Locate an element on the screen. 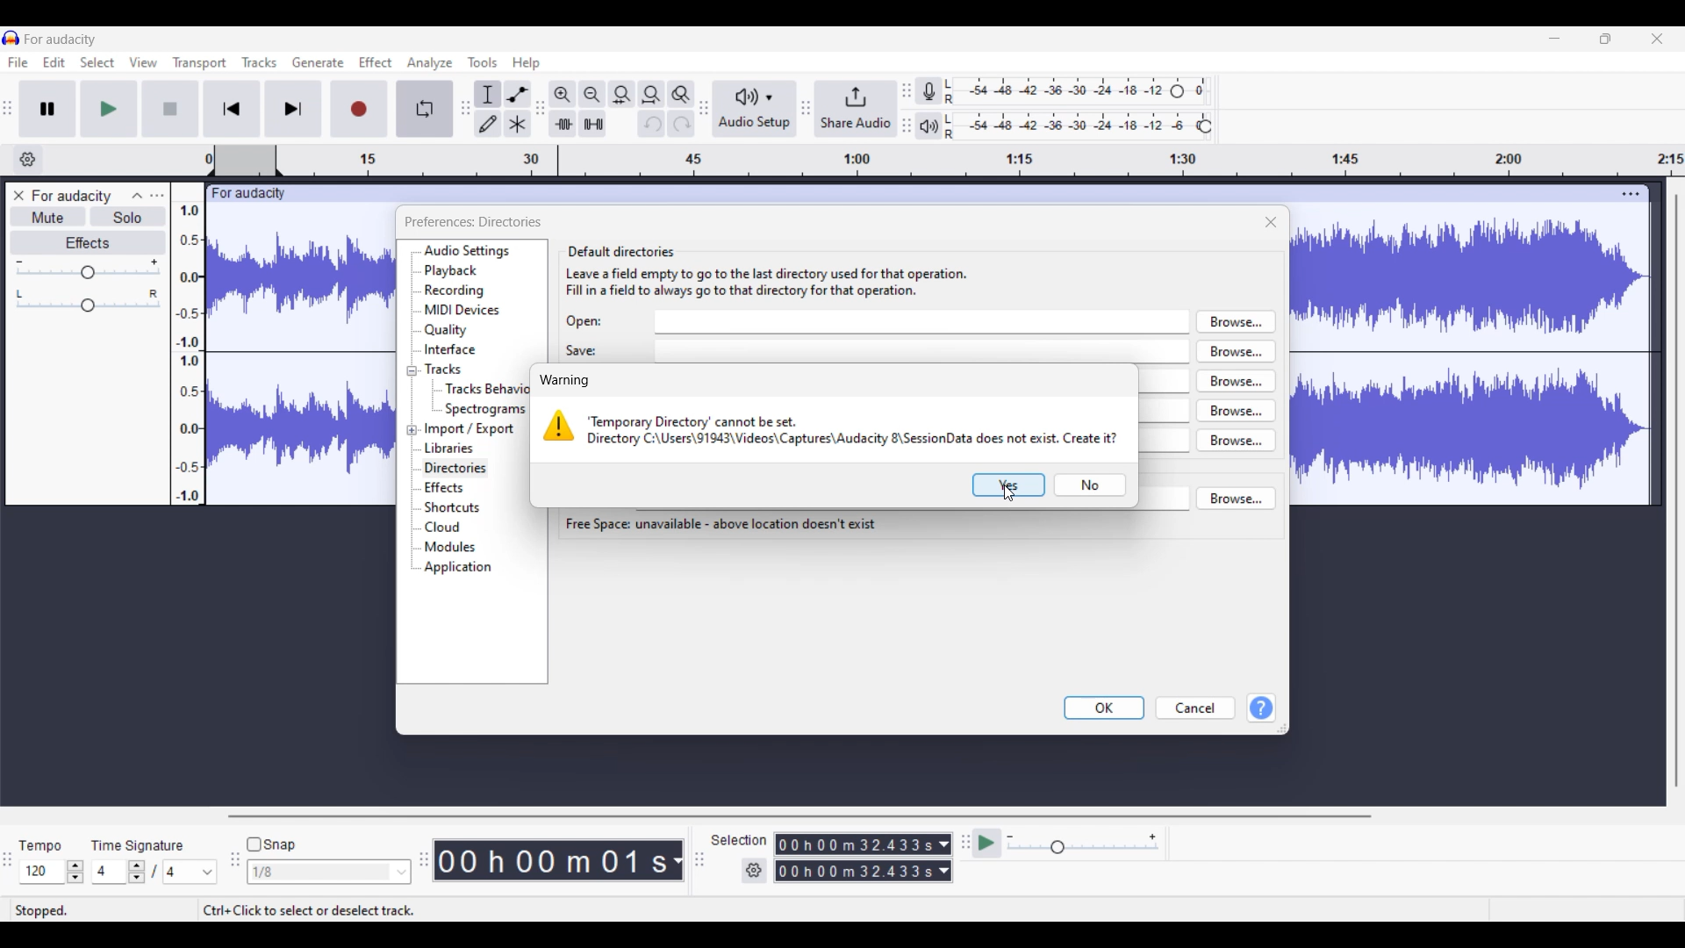  Playback level is located at coordinates (1070, 126).